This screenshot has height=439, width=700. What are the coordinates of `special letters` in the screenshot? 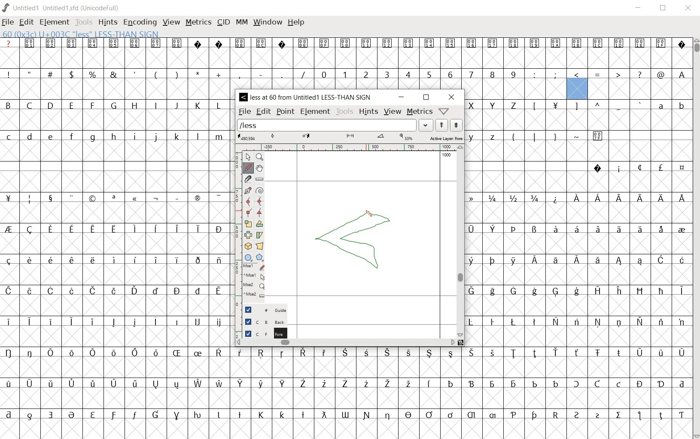 It's located at (578, 259).